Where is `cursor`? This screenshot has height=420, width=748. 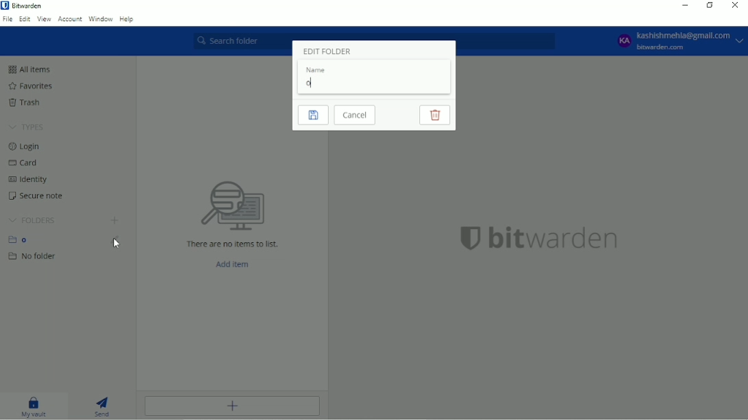 cursor is located at coordinates (116, 246).